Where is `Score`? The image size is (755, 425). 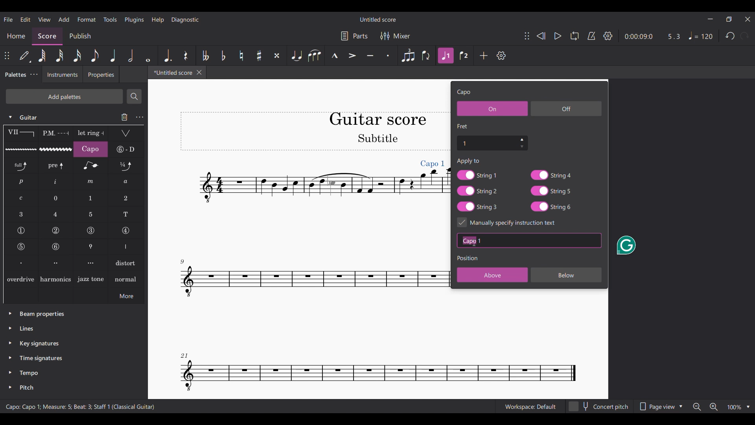
Score is located at coordinates (48, 36).